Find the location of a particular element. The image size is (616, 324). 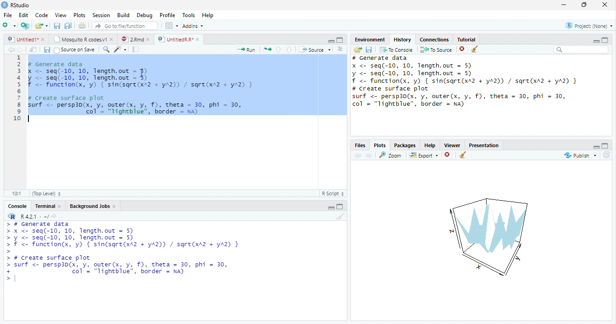

Go back to previous source location is located at coordinates (11, 49).